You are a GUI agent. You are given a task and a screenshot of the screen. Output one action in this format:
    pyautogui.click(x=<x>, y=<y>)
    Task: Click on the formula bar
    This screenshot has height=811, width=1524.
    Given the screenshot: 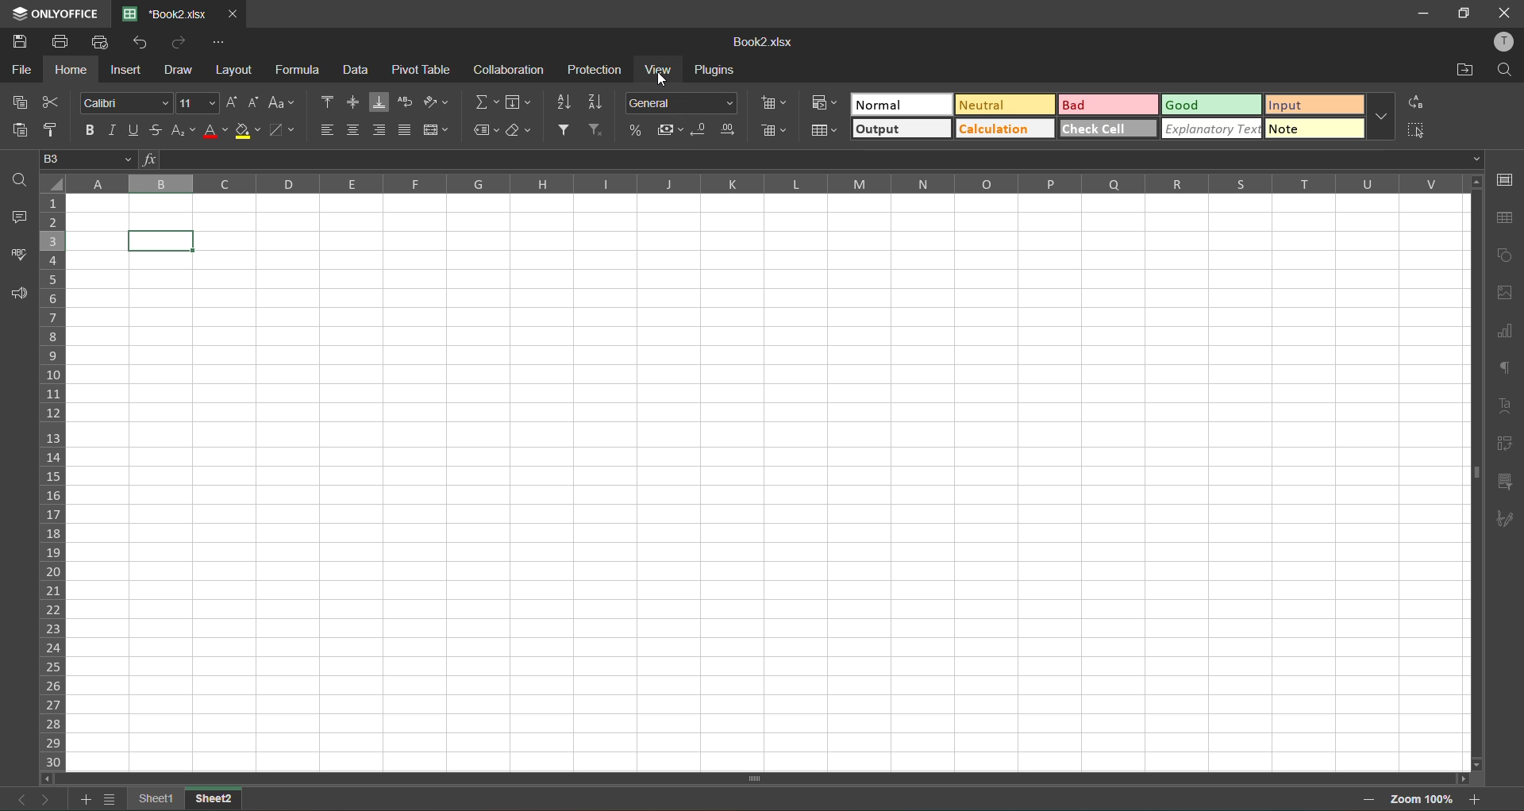 What is the action you would take?
    pyautogui.click(x=814, y=160)
    